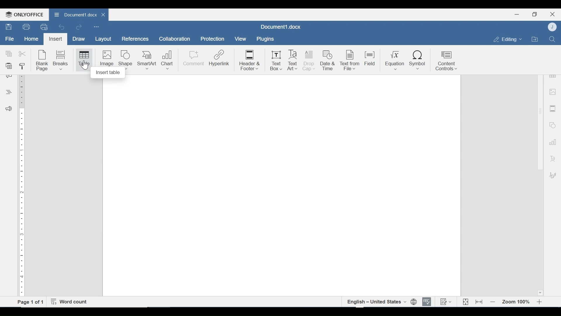 This screenshot has width=561, height=316. What do you see at coordinates (328, 61) in the screenshot?
I see `Date & Time` at bounding box center [328, 61].